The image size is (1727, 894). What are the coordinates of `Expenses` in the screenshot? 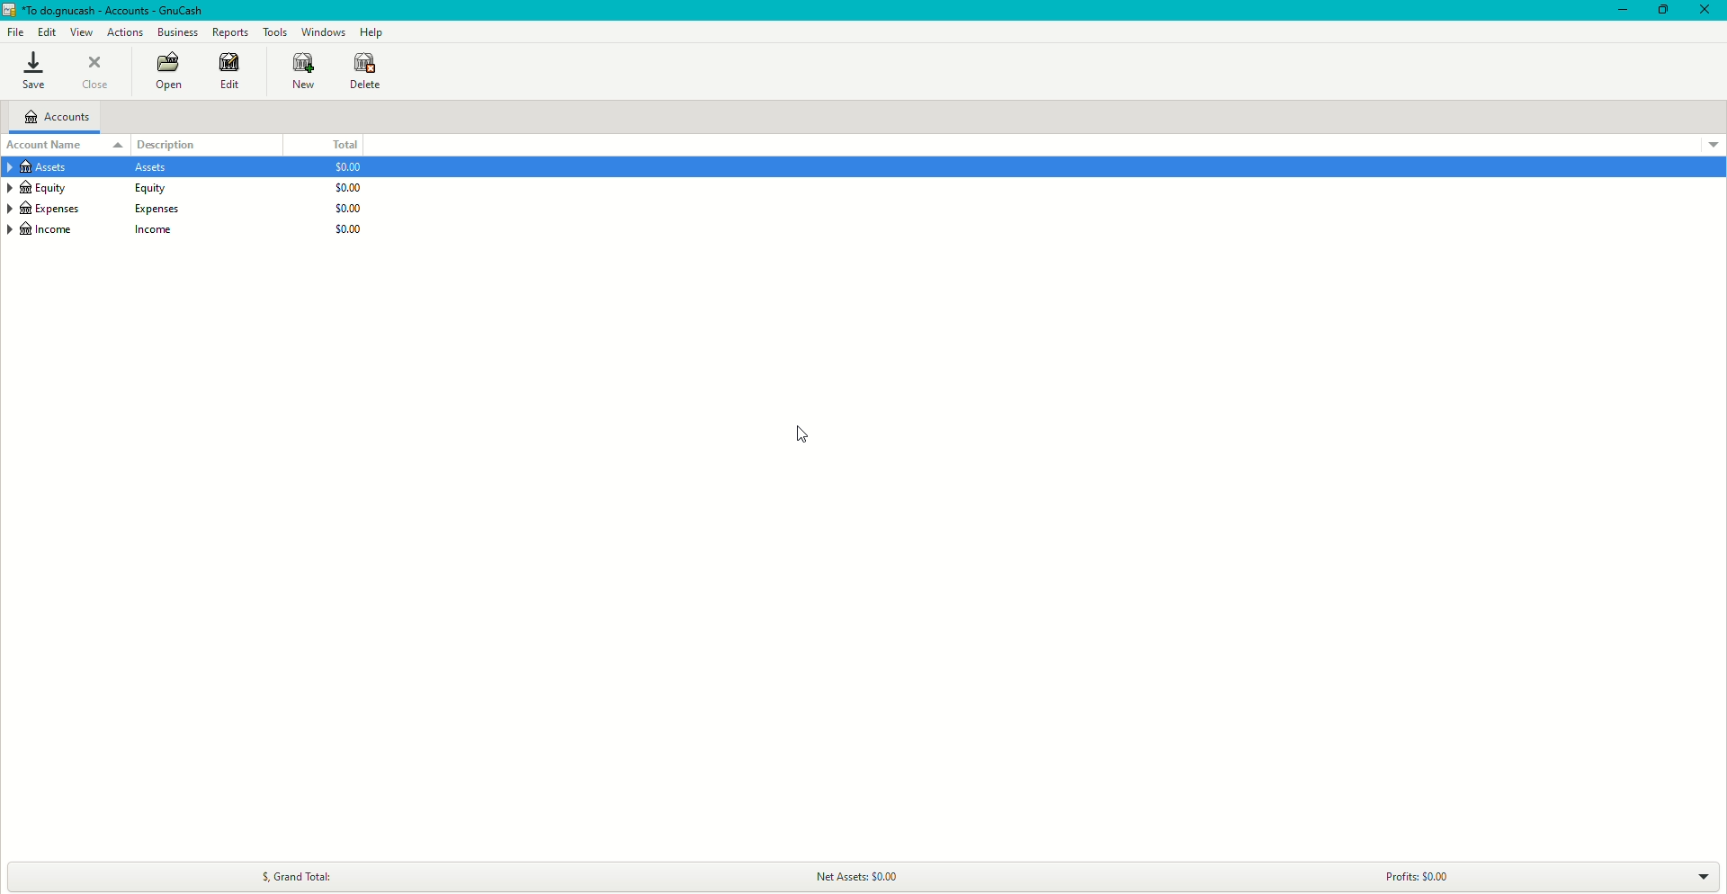 It's located at (95, 209).